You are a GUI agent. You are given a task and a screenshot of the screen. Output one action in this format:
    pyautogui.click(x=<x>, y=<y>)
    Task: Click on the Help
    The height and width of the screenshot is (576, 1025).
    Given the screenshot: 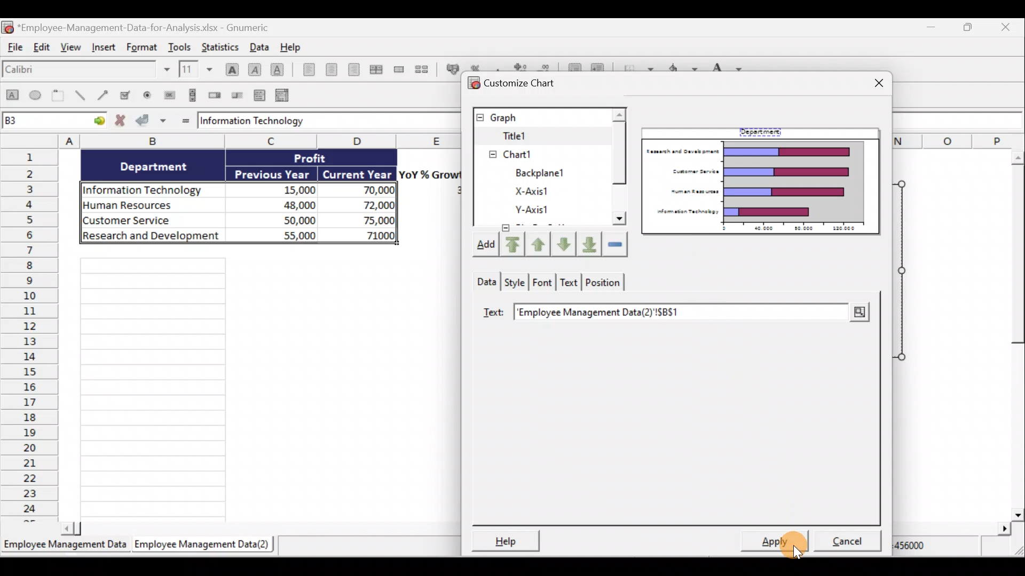 What is the action you would take?
    pyautogui.click(x=503, y=540)
    